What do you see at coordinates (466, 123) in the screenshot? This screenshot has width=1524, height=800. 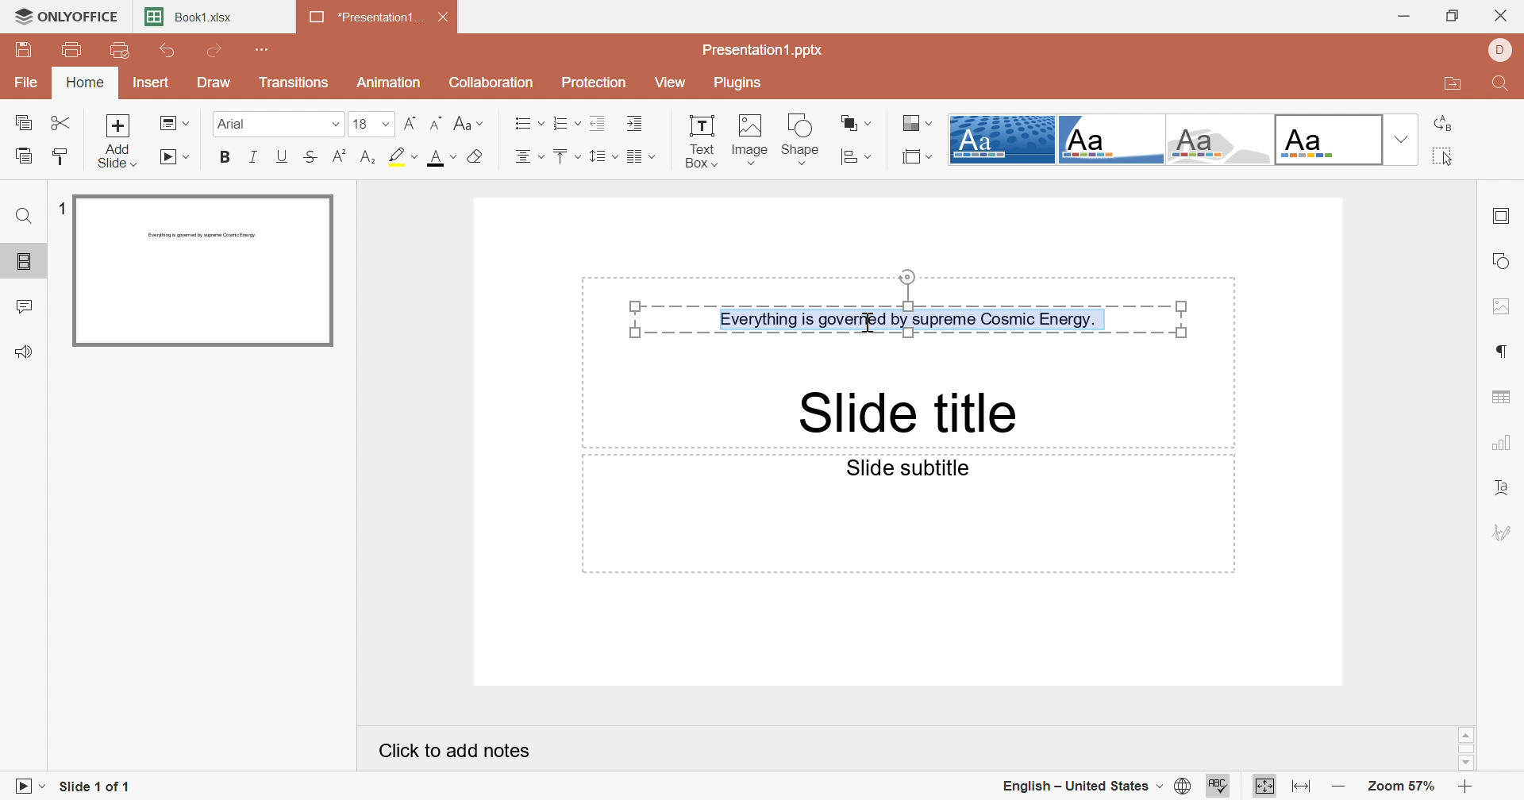 I see `Change case` at bounding box center [466, 123].